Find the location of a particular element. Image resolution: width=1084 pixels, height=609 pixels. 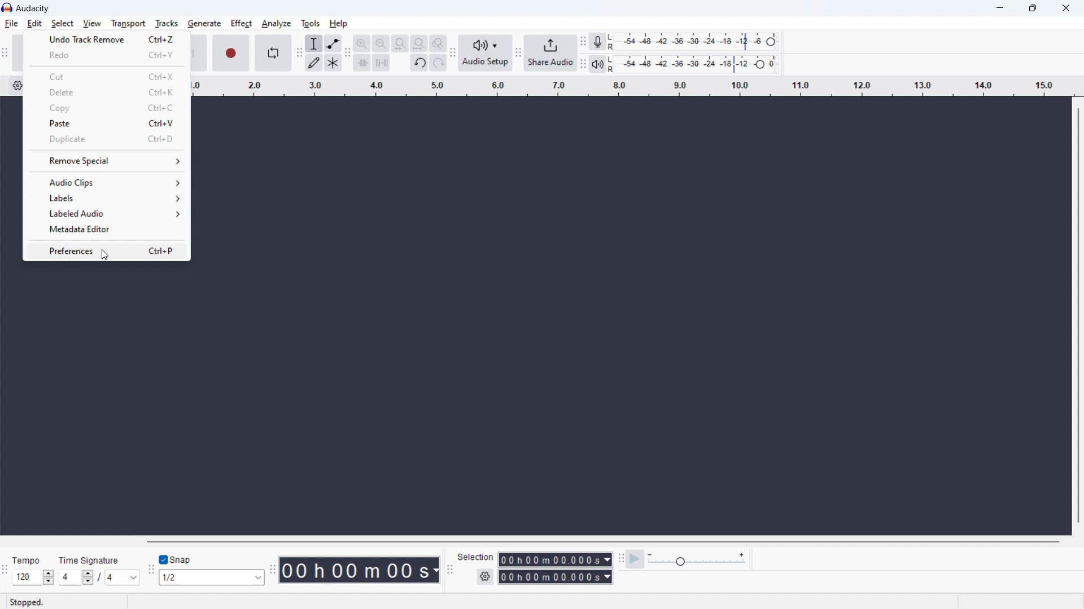

end time duration is located at coordinates (548, 577).